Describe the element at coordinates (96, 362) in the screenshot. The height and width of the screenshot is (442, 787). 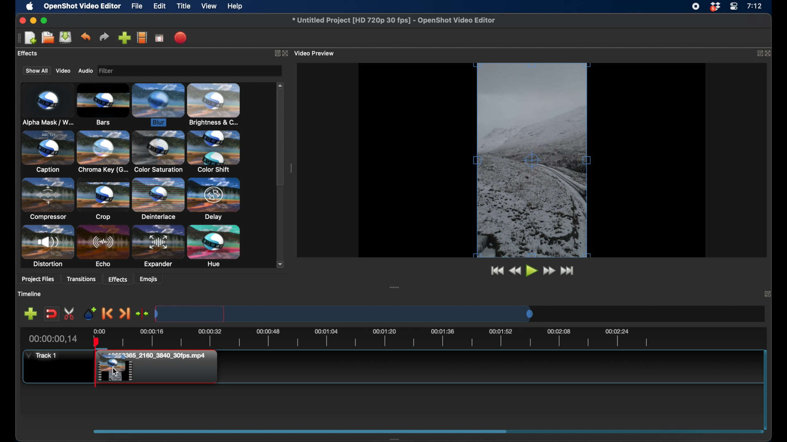
I see `playhead` at that location.